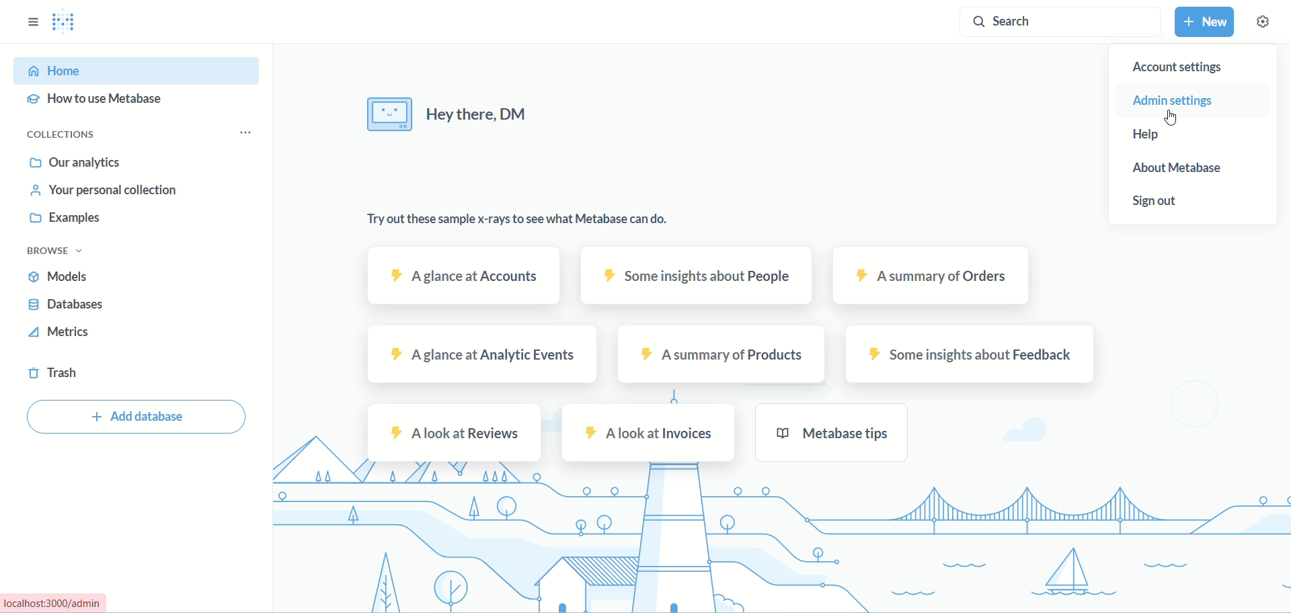 This screenshot has width=1291, height=613. What do you see at coordinates (106, 192) in the screenshot?
I see `your personal collection` at bounding box center [106, 192].